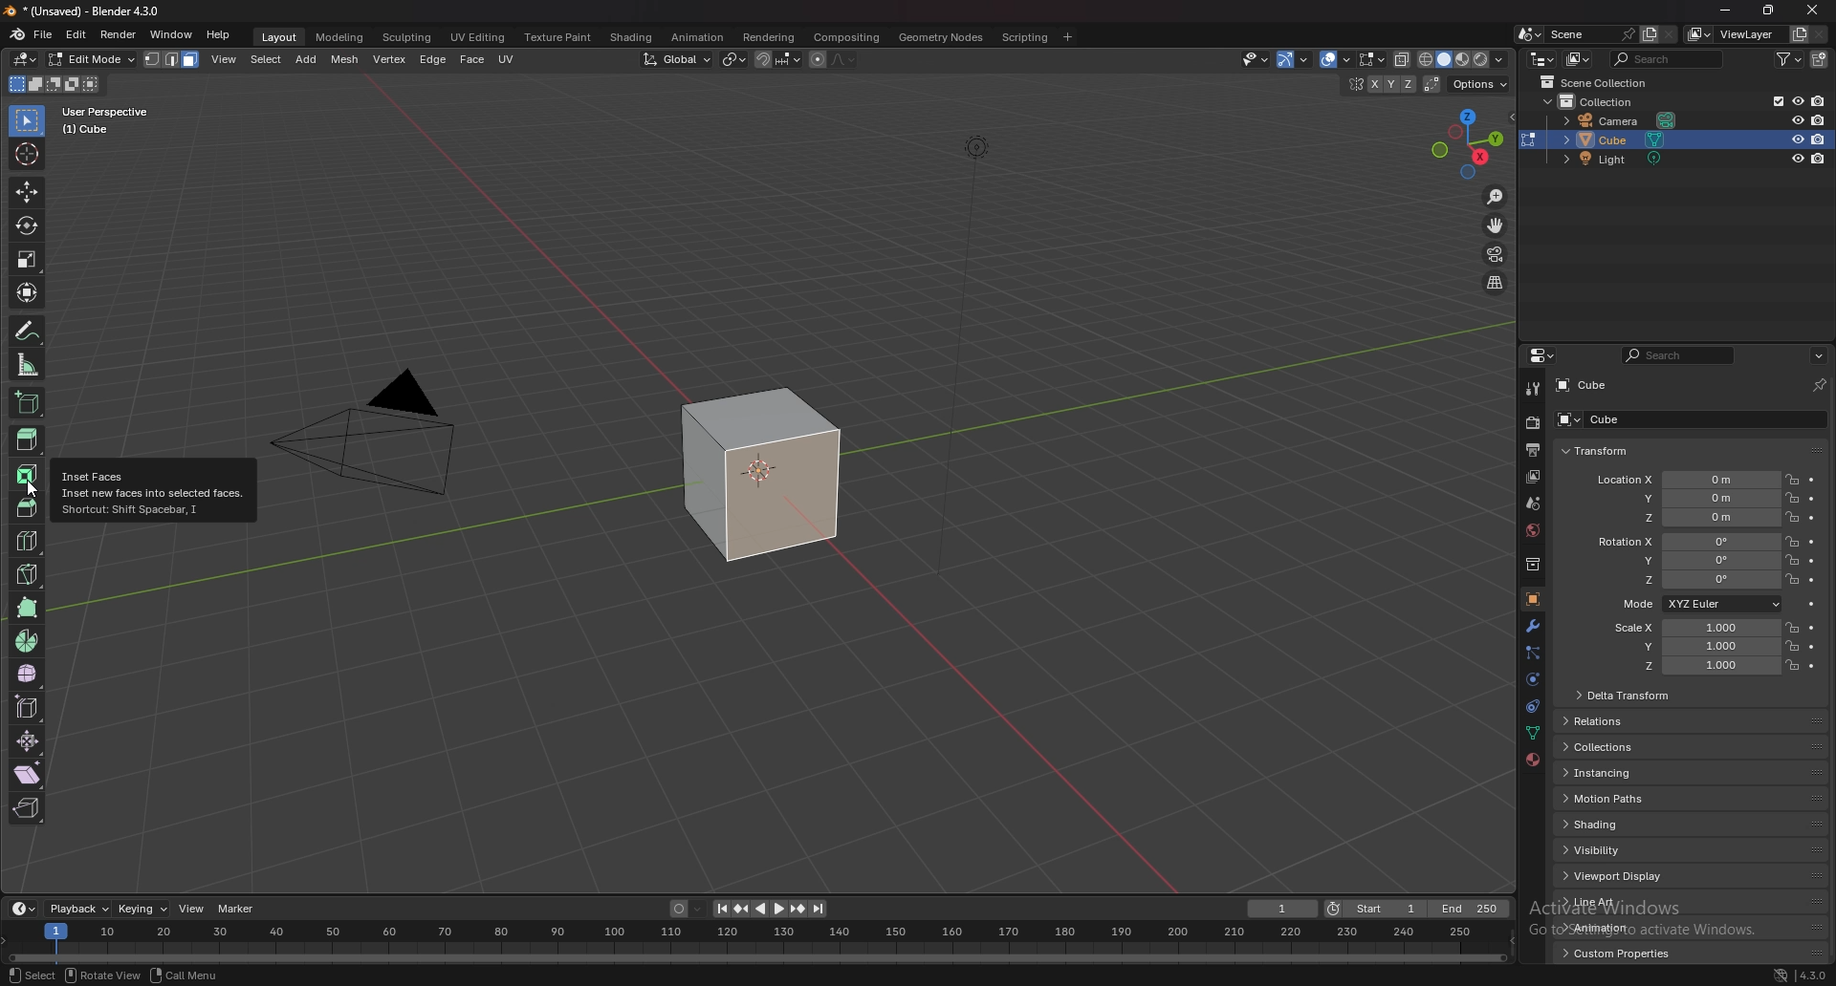 The height and width of the screenshot is (986, 1836). What do you see at coordinates (1532, 530) in the screenshot?
I see `world` at bounding box center [1532, 530].